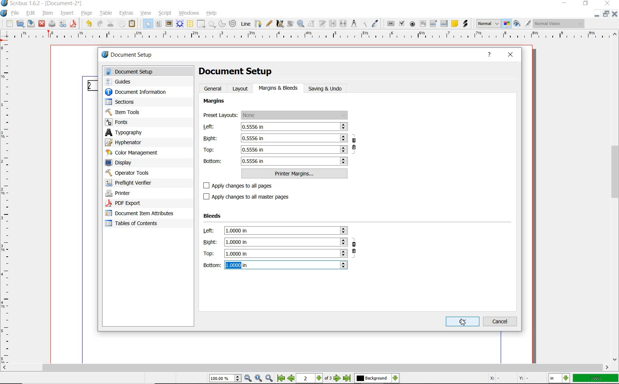 This screenshot has height=384, width=619. I want to click on save, so click(31, 24).